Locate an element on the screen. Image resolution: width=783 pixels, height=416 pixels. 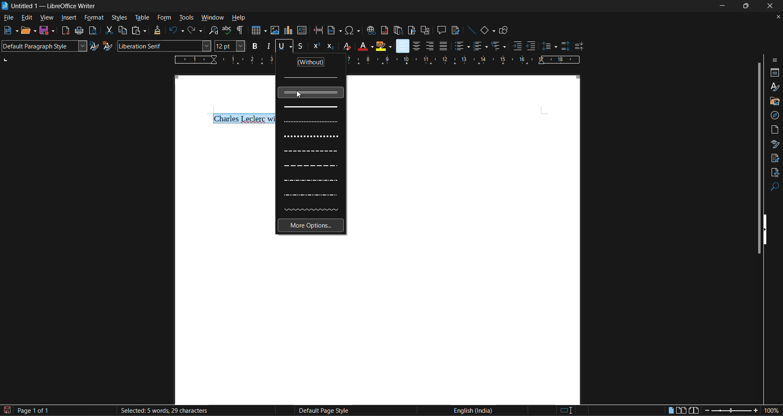
redo is located at coordinates (196, 31).